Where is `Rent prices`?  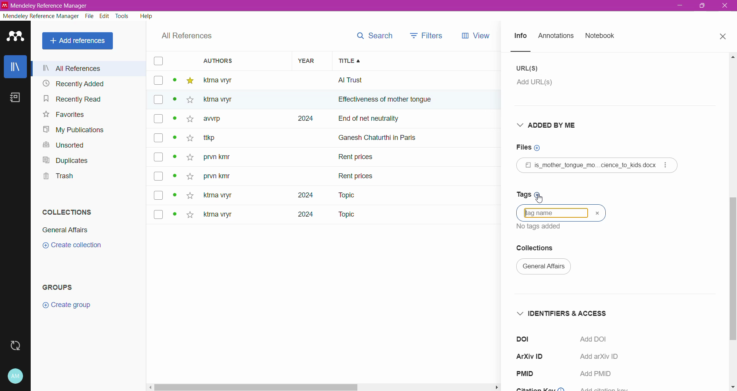
Rent prices is located at coordinates (357, 158).